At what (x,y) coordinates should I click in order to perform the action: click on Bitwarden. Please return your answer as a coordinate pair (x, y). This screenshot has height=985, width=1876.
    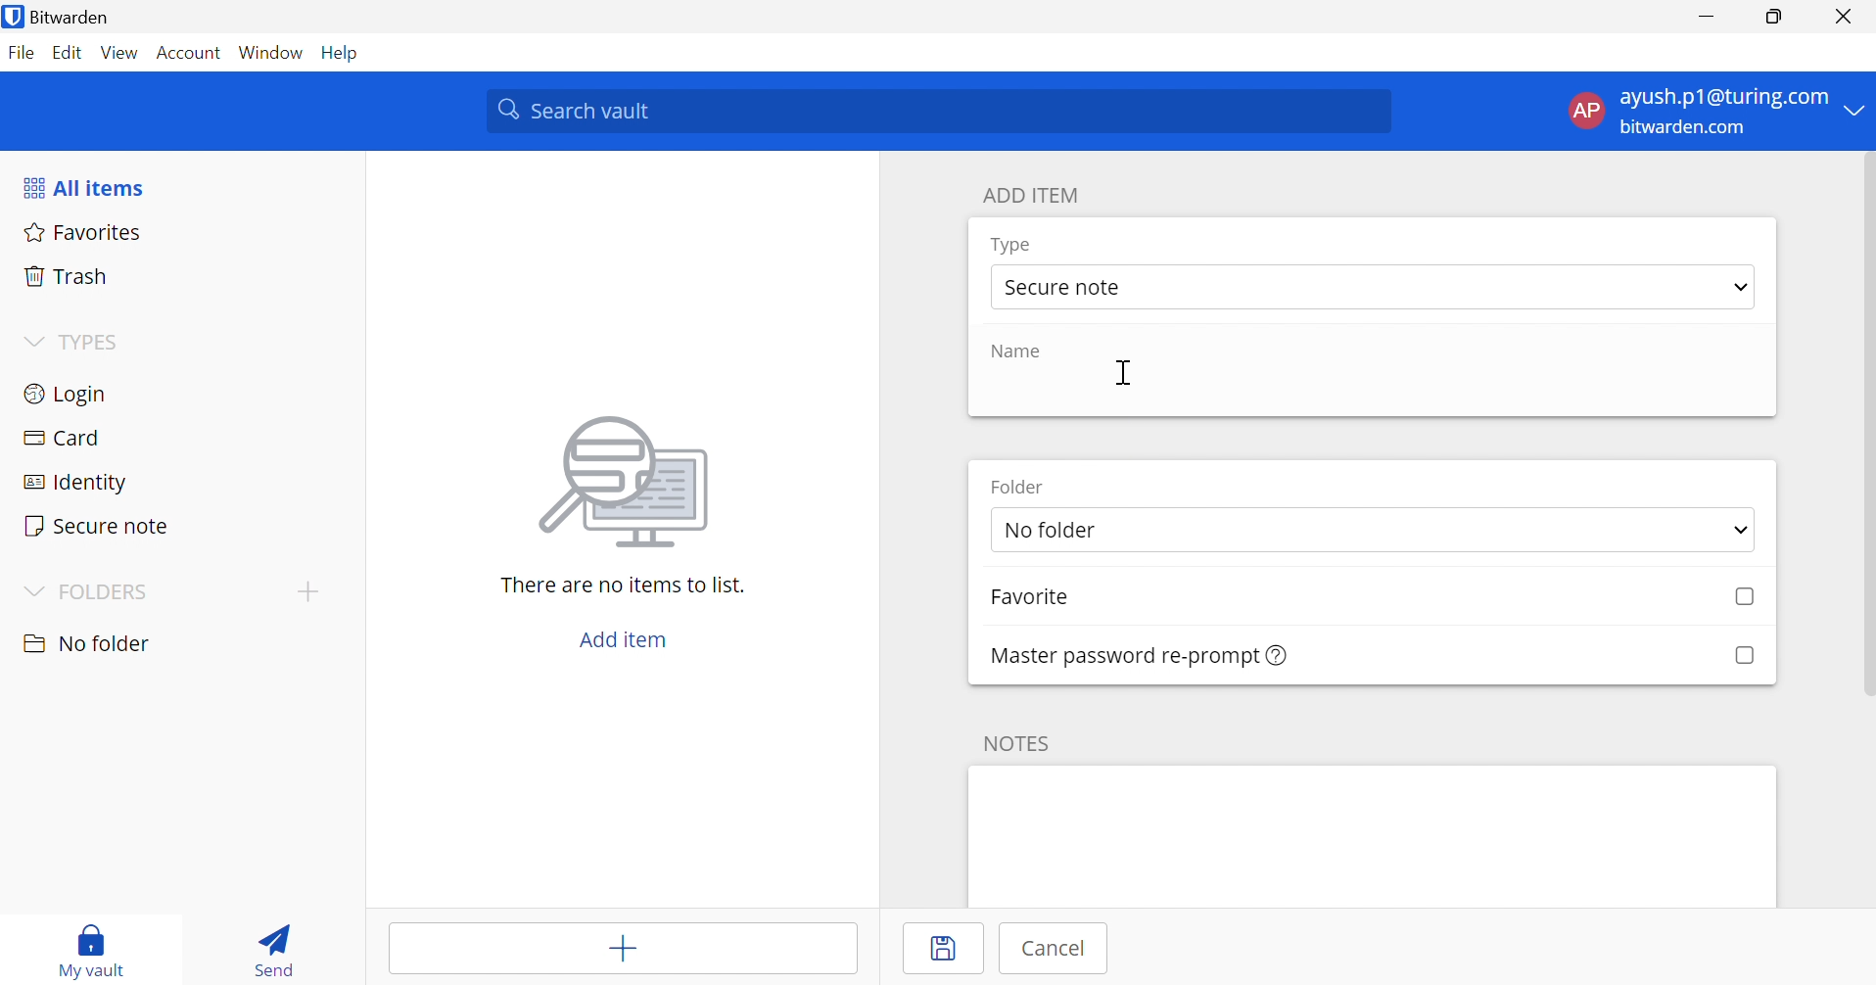
    Looking at the image, I should click on (84, 18).